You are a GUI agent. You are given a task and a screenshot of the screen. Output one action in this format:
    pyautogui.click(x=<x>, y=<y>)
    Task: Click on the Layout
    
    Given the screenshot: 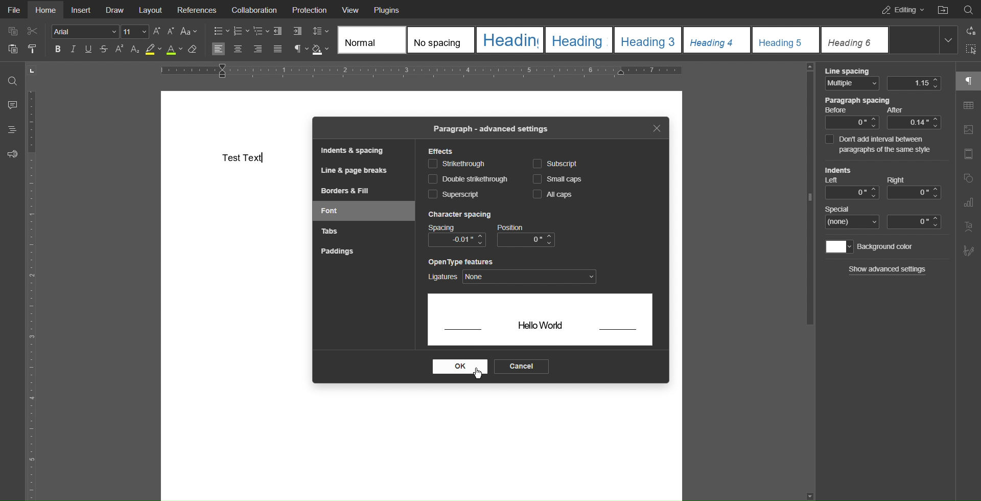 What is the action you would take?
    pyautogui.click(x=151, y=9)
    